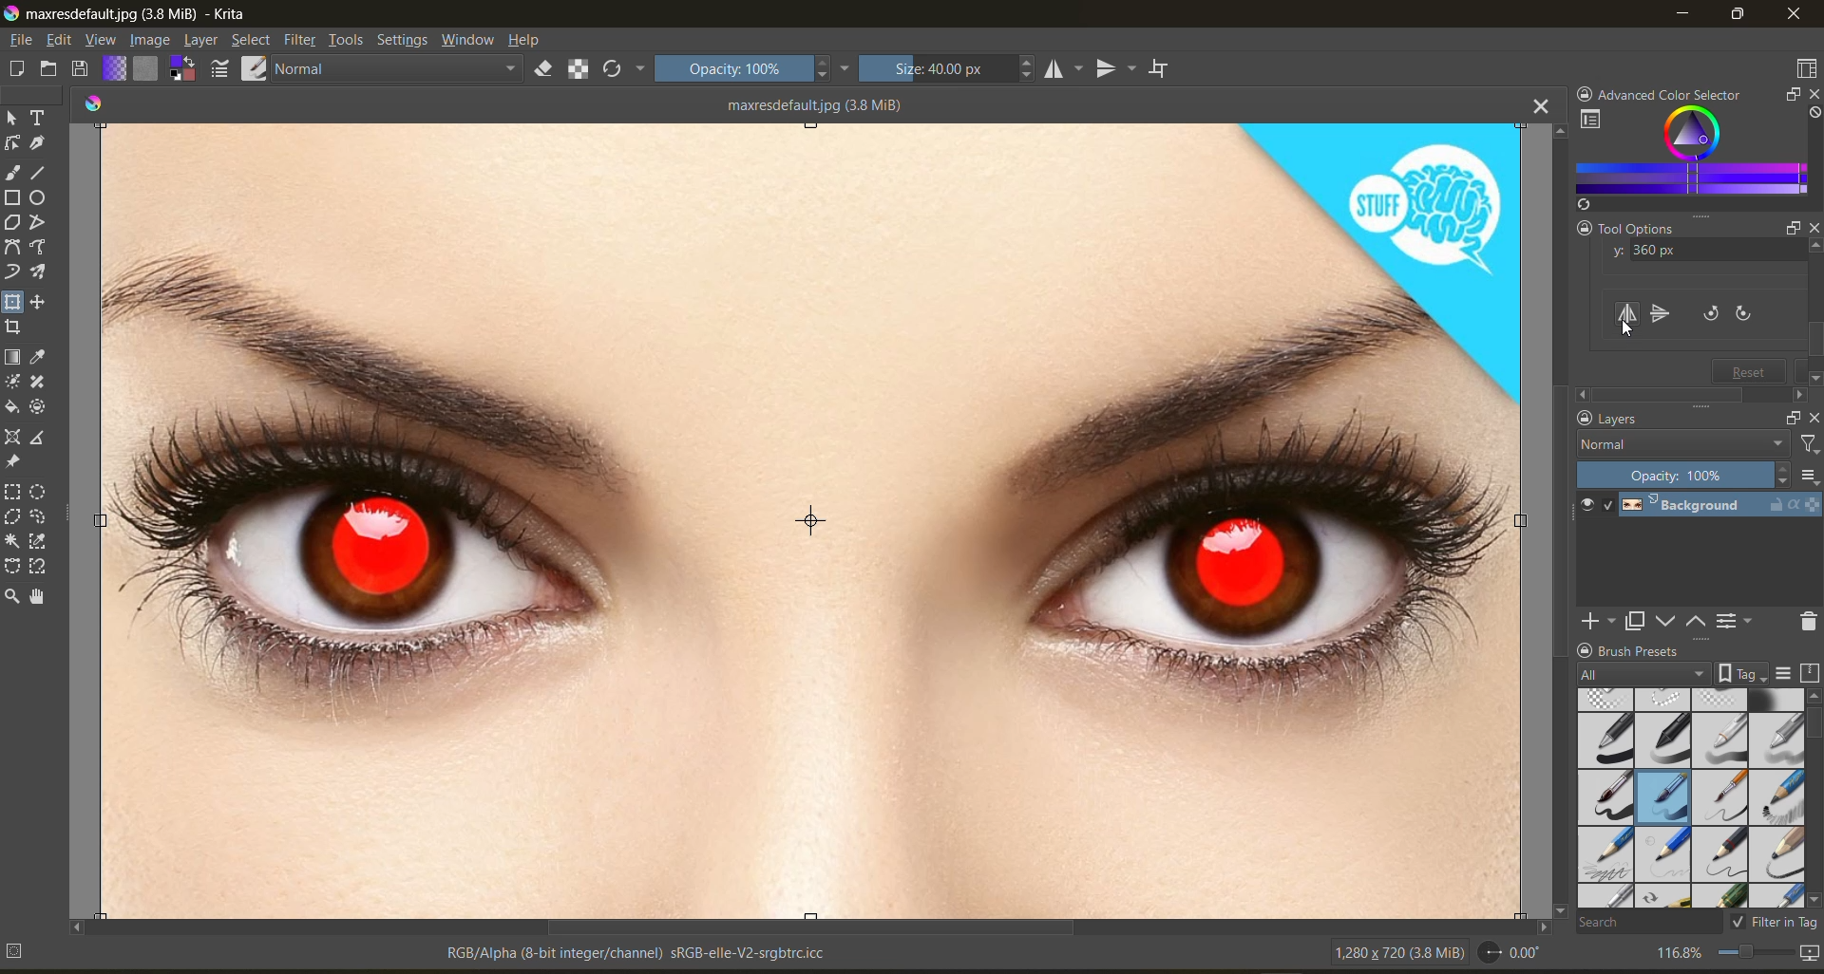 This screenshot has height=974, width=1824. What do you see at coordinates (1536, 108) in the screenshot?
I see `close tab` at bounding box center [1536, 108].